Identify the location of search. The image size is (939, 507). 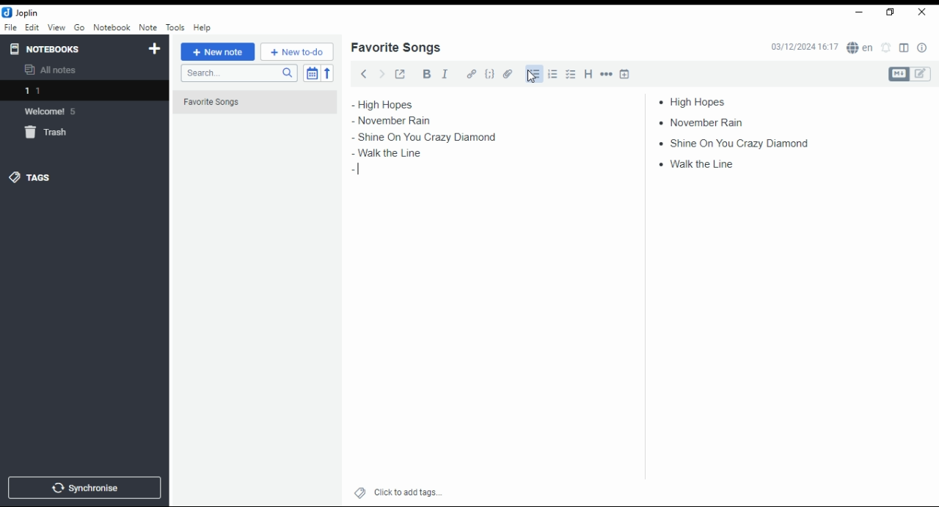
(238, 73).